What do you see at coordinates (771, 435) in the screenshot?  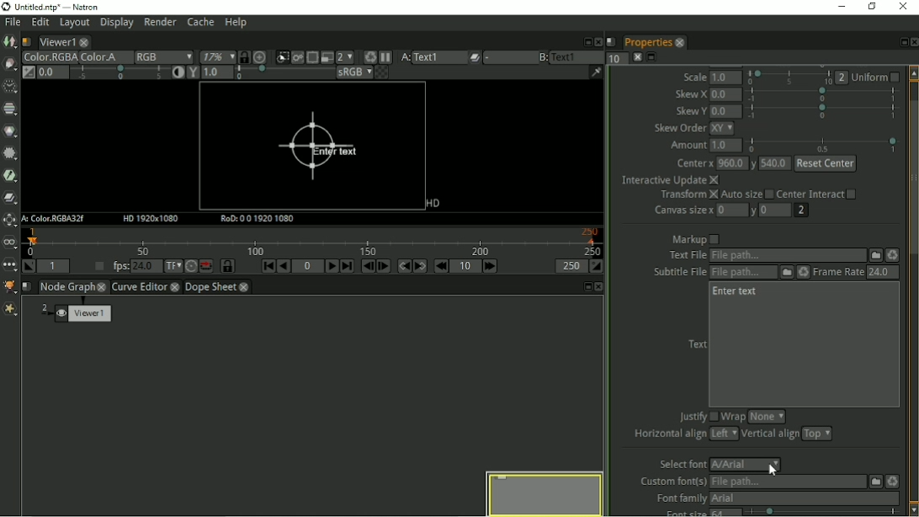 I see `Vertical align` at bounding box center [771, 435].